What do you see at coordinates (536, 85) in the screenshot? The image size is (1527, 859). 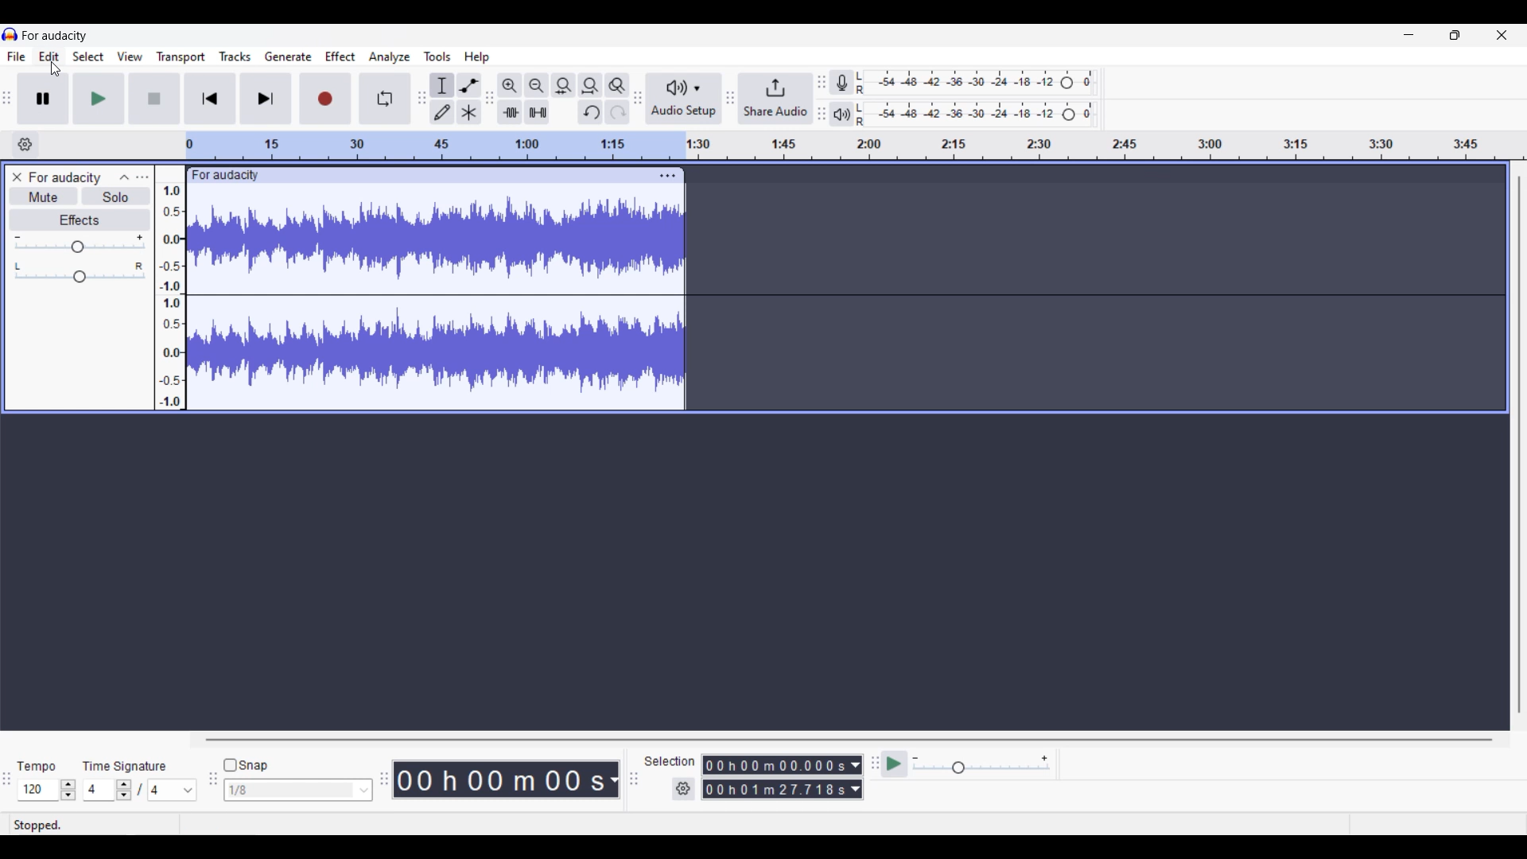 I see `Zoom out` at bounding box center [536, 85].